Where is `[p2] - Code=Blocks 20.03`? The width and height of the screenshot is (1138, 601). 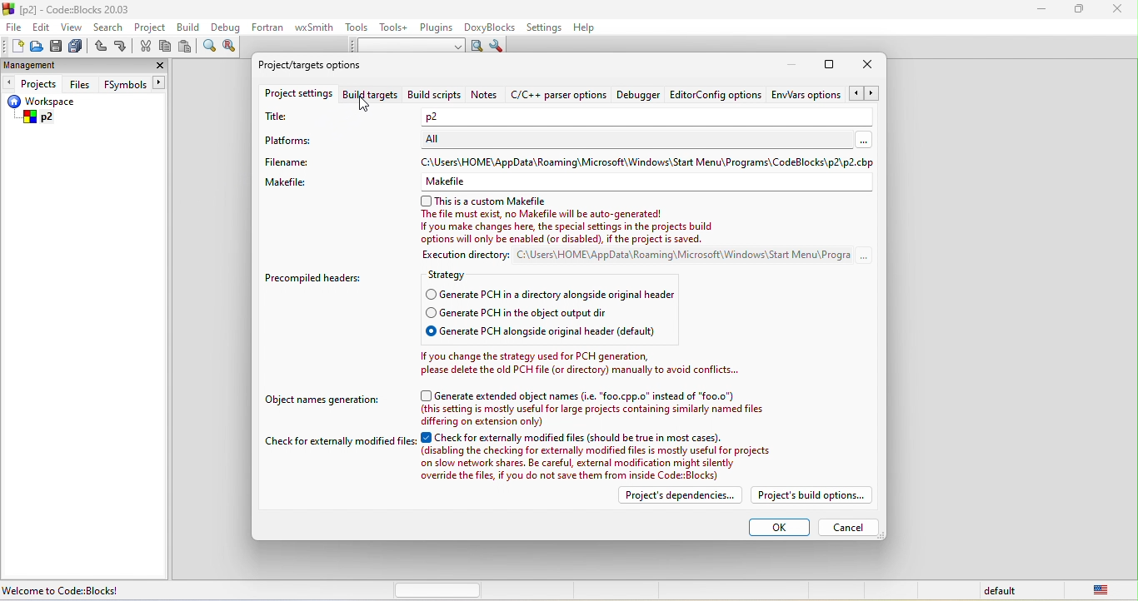 [p2] - Code=Blocks 20.03 is located at coordinates (73, 10).